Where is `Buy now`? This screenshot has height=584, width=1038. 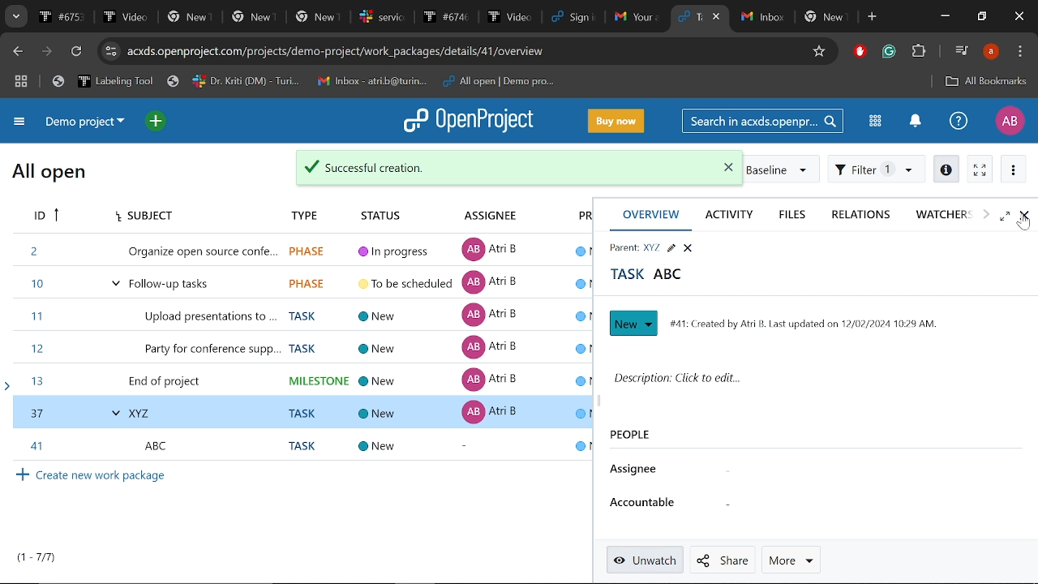 Buy now is located at coordinates (616, 120).